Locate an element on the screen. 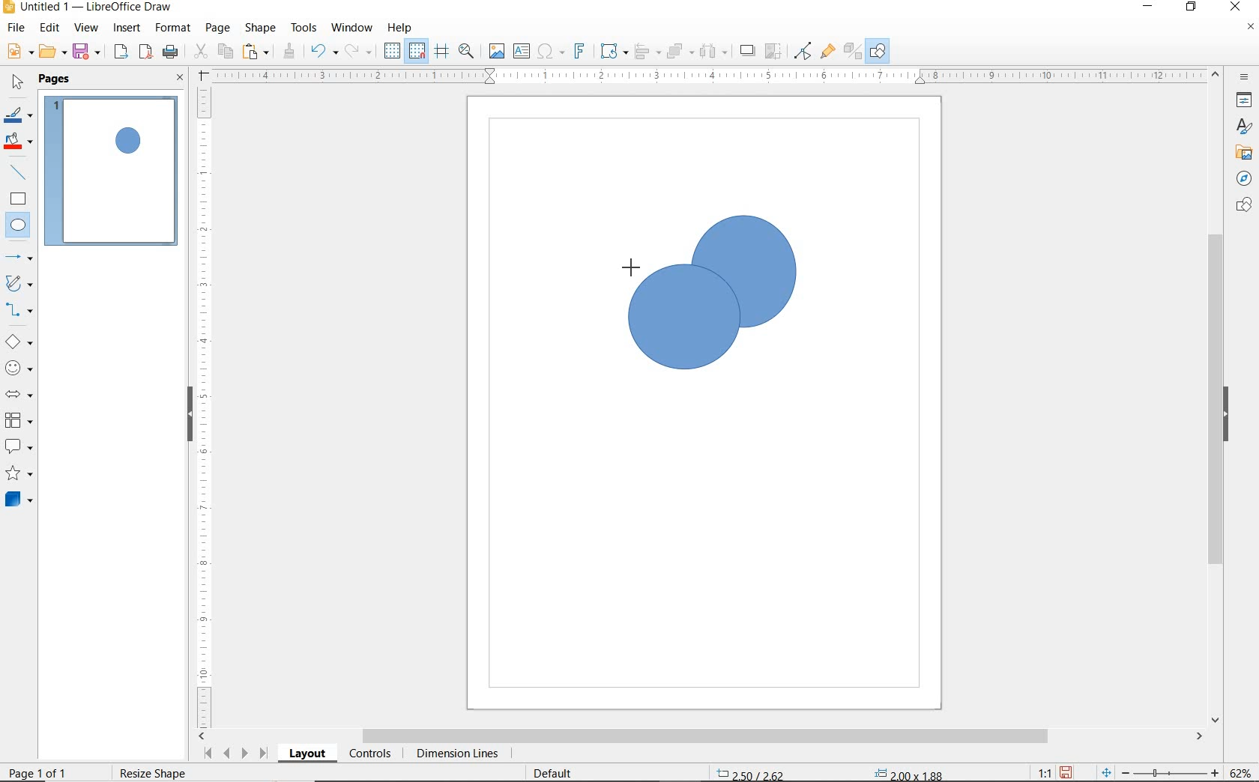 The image size is (1259, 782). cursor is located at coordinates (623, 261).